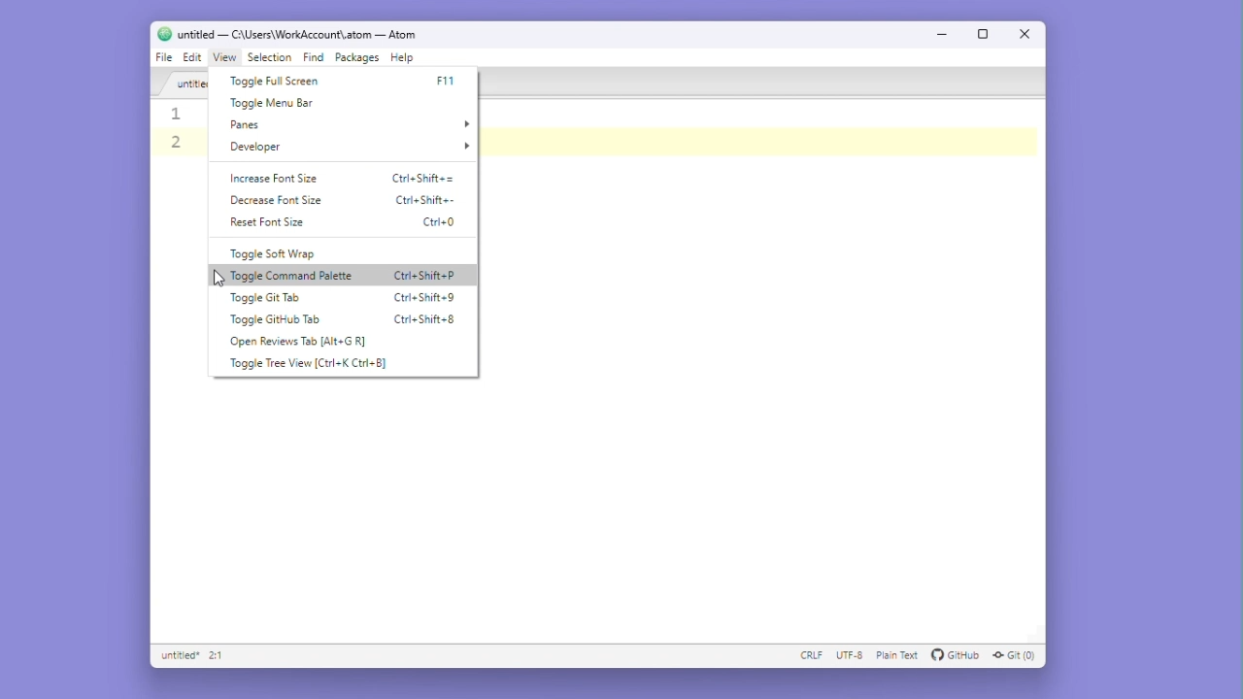 The width and height of the screenshot is (1243, 699). What do you see at coordinates (447, 82) in the screenshot?
I see `F11` at bounding box center [447, 82].